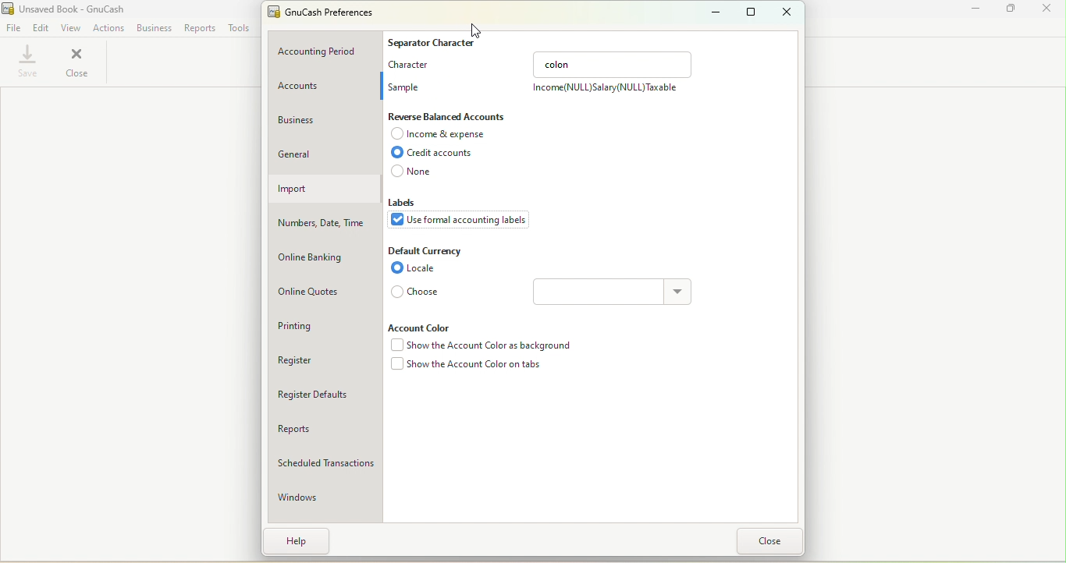  Describe the element at coordinates (478, 346) in the screenshot. I see `Show the account color as background` at that location.